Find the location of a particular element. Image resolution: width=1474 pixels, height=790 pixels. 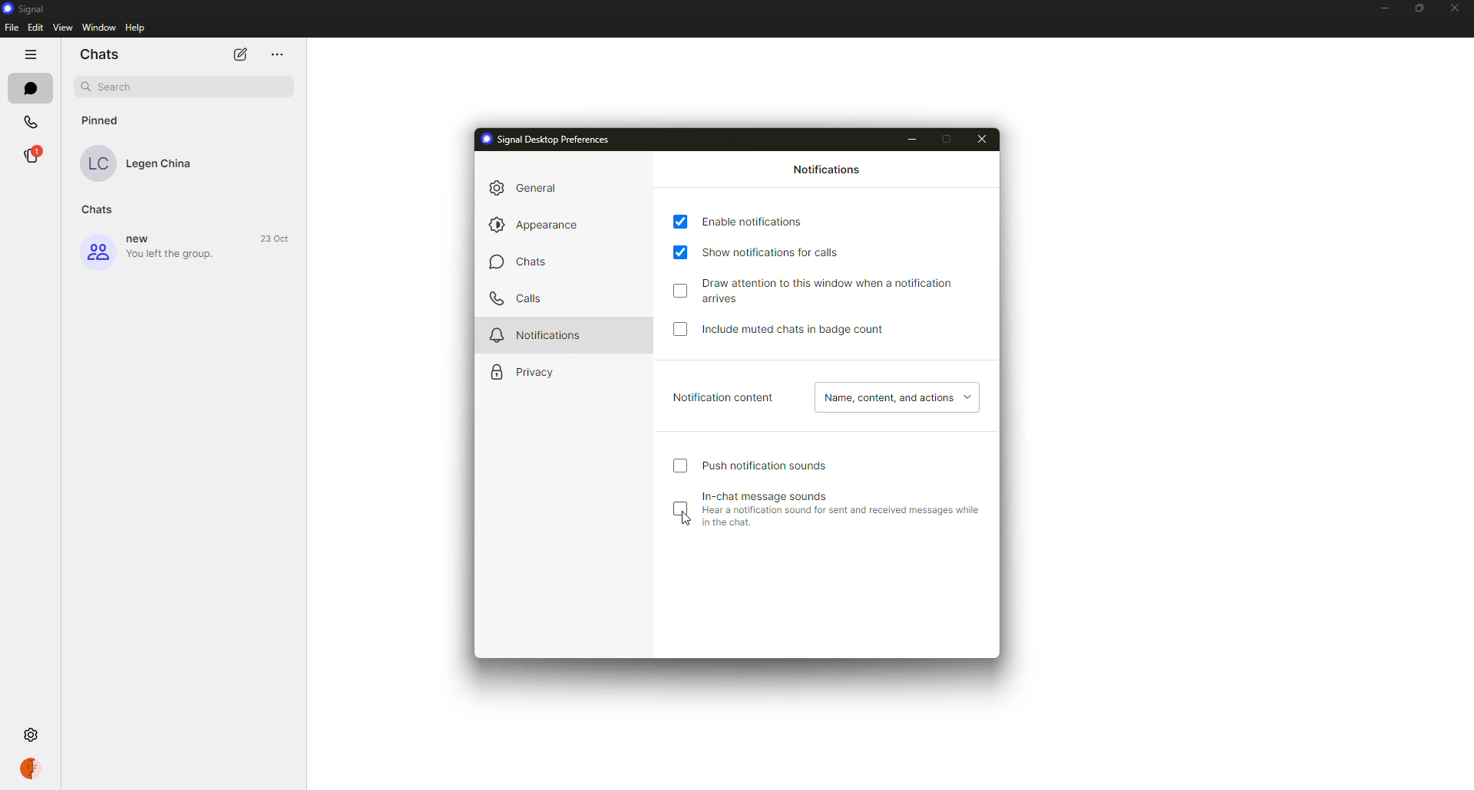

edit is located at coordinates (240, 54).